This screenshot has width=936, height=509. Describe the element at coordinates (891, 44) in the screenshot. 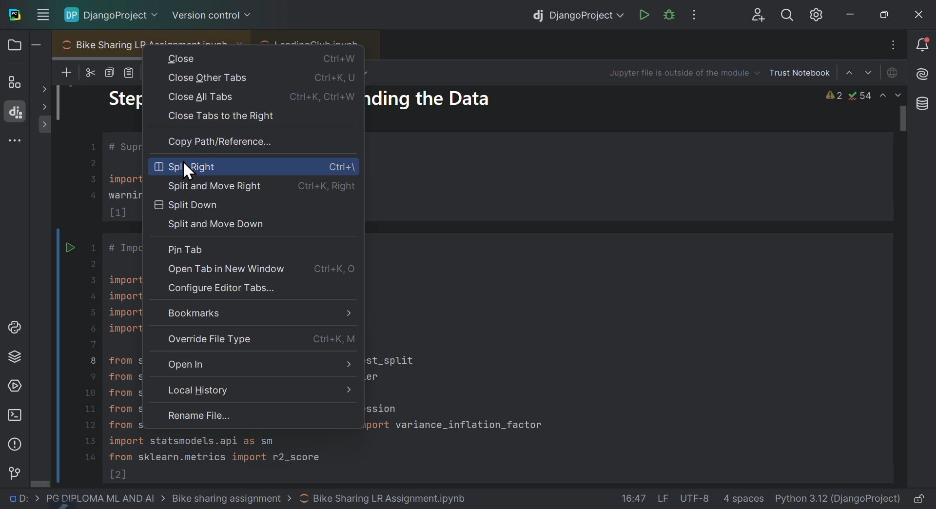

I see `` at that location.